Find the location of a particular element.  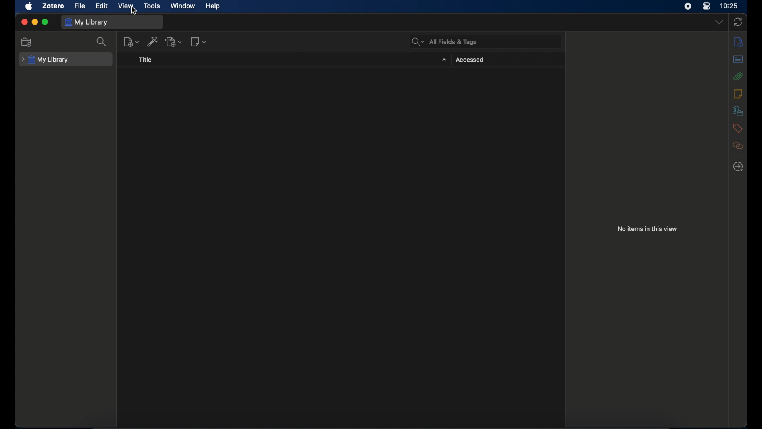

notes is located at coordinates (738, 93).